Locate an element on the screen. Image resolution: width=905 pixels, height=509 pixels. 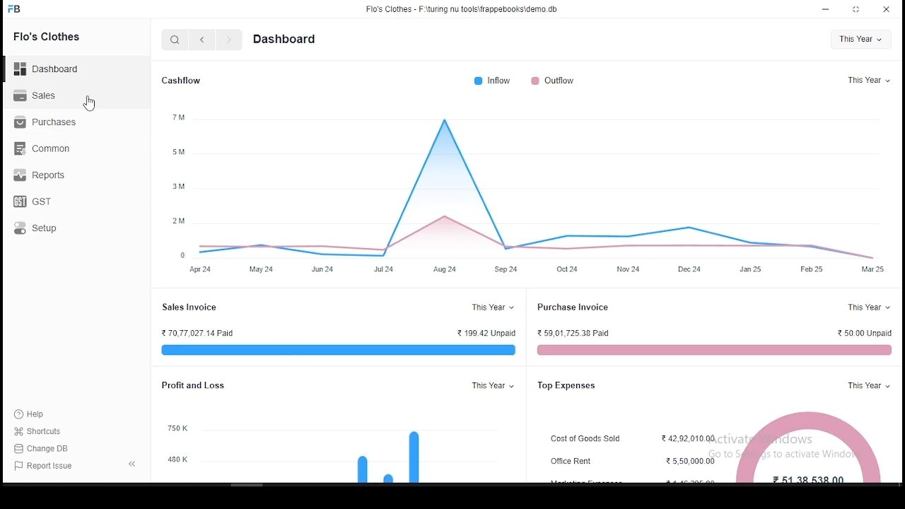
minimize is located at coordinates (822, 9).